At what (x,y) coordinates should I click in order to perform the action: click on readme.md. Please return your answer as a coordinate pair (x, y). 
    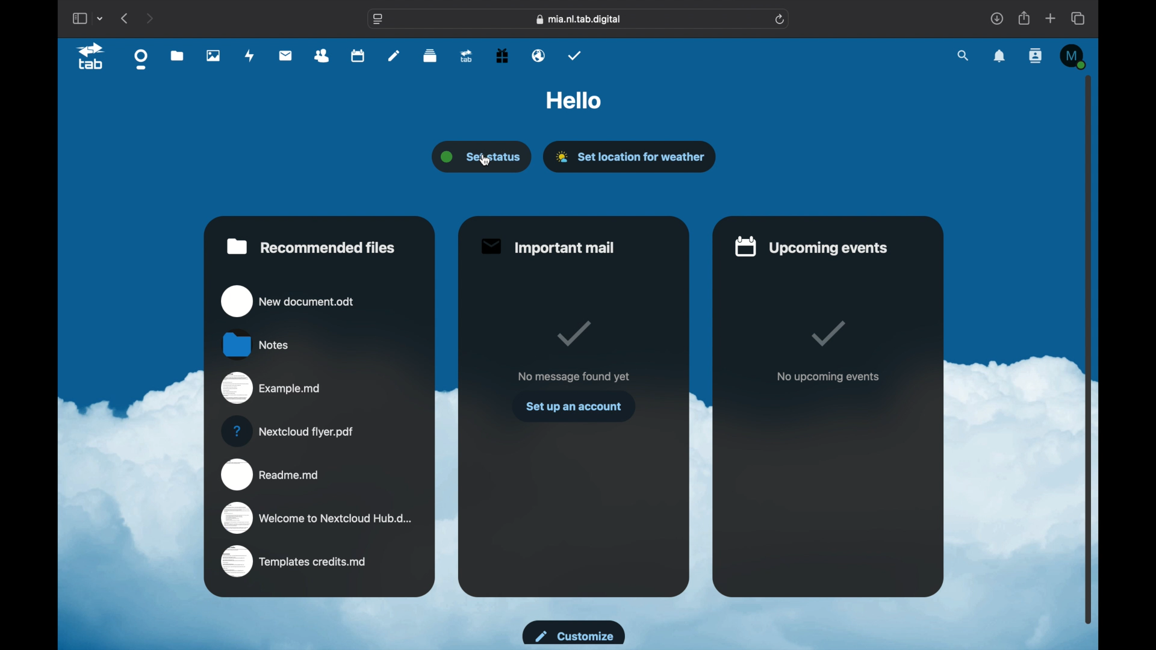
    Looking at the image, I should click on (272, 473).